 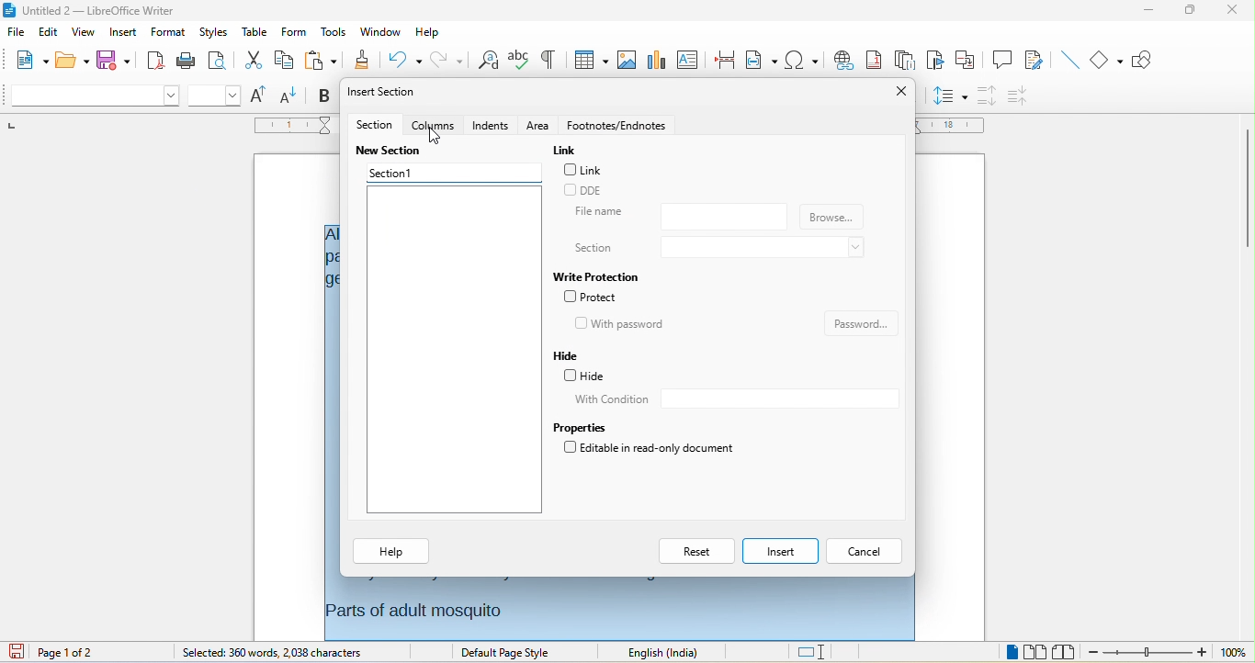 What do you see at coordinates (584, 428) in the screenshot?
I see `properties` at bounding box center [584, 428].